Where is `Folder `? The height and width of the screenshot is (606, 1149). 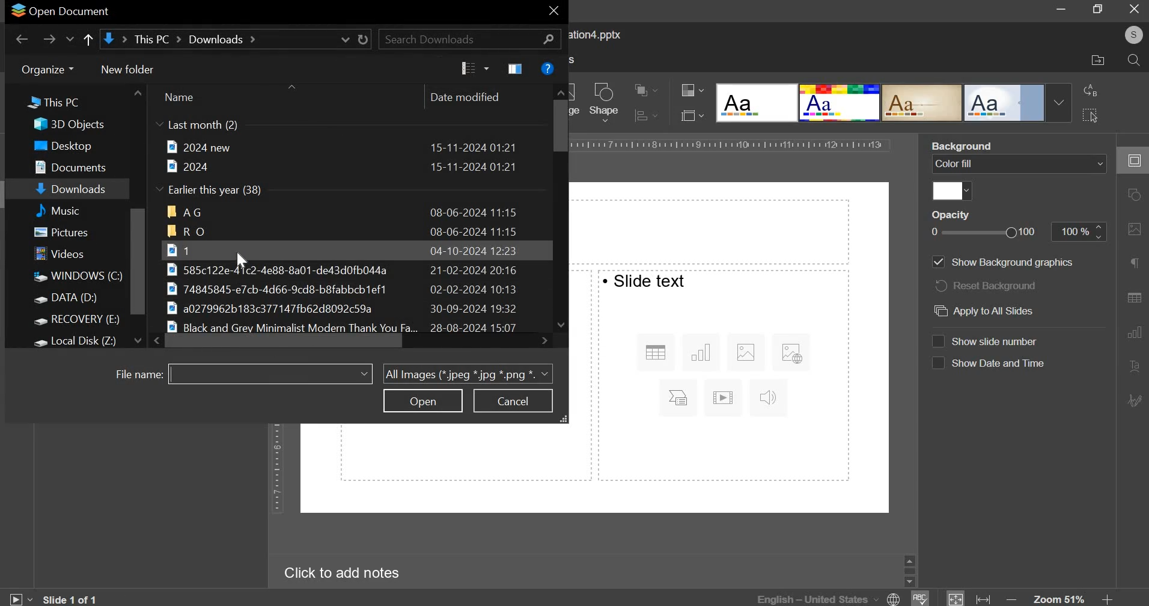 Folder  is located at coordinates (343, 231).